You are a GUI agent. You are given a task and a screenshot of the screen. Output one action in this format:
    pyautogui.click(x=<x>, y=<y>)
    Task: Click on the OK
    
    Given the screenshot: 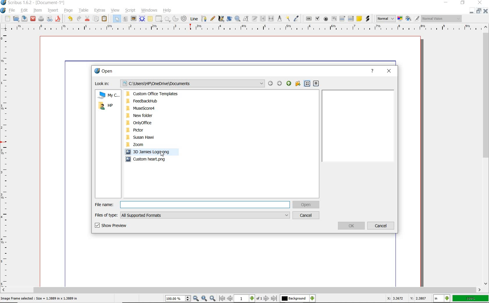 What is the action you would take?
    pyautogui.click(x=352, y=226)
    